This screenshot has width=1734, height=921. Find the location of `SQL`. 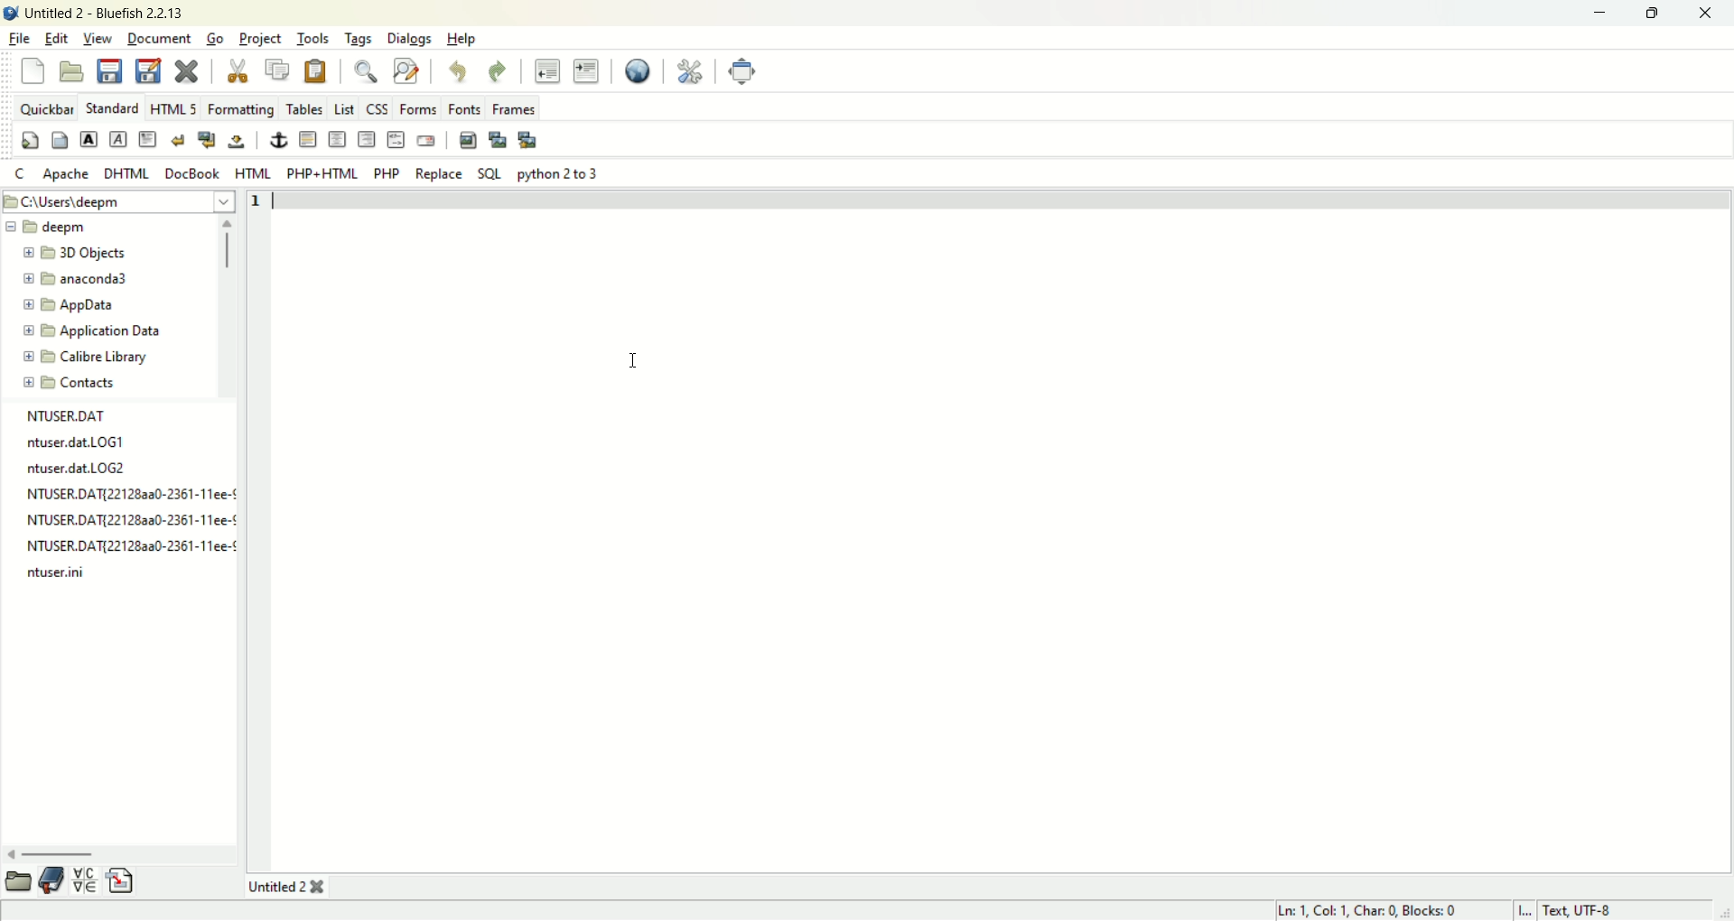

SQL is located at coordinates (489, 173).